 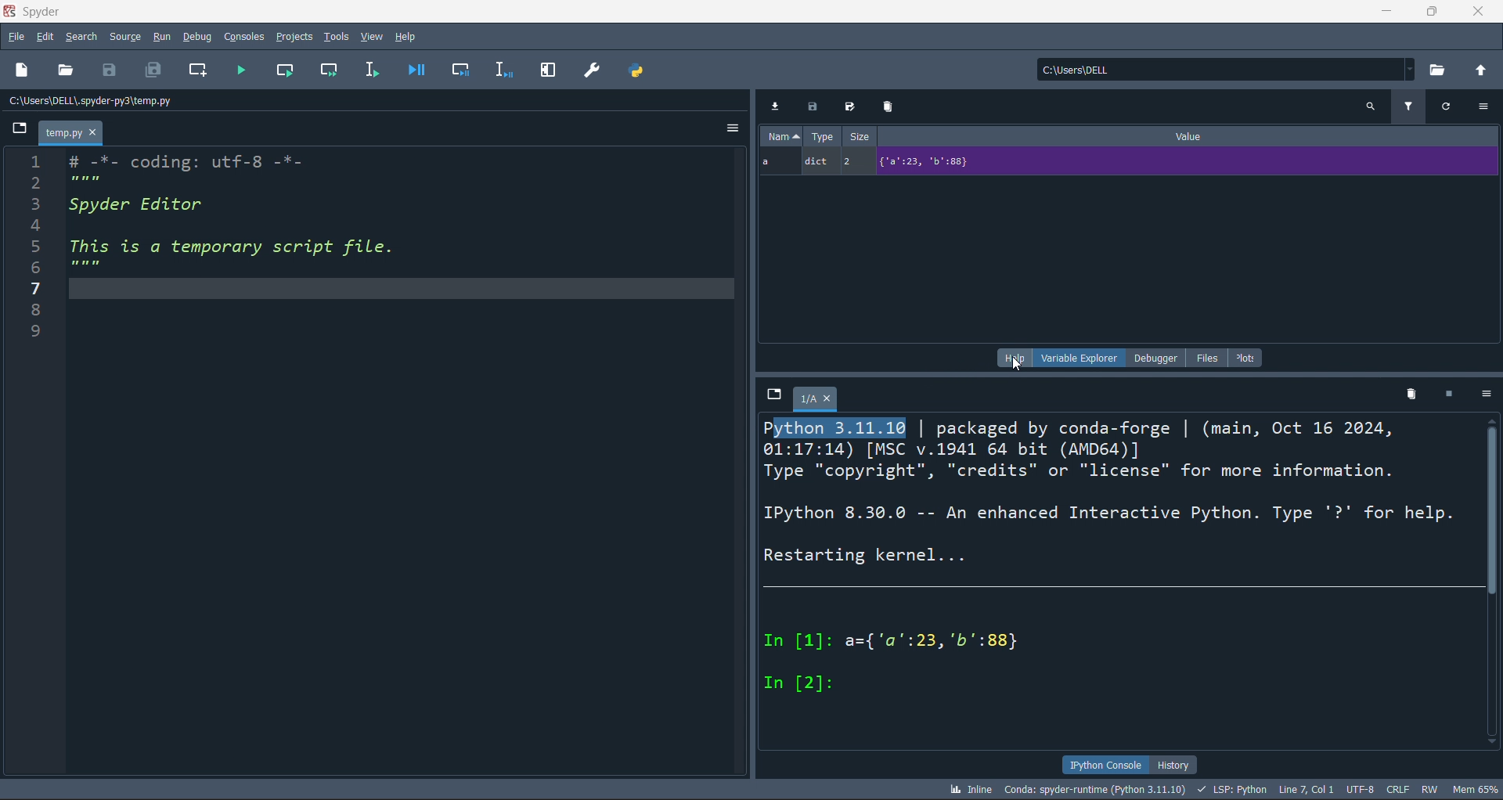 I want to click on debug line, so click(x=505, y=71).